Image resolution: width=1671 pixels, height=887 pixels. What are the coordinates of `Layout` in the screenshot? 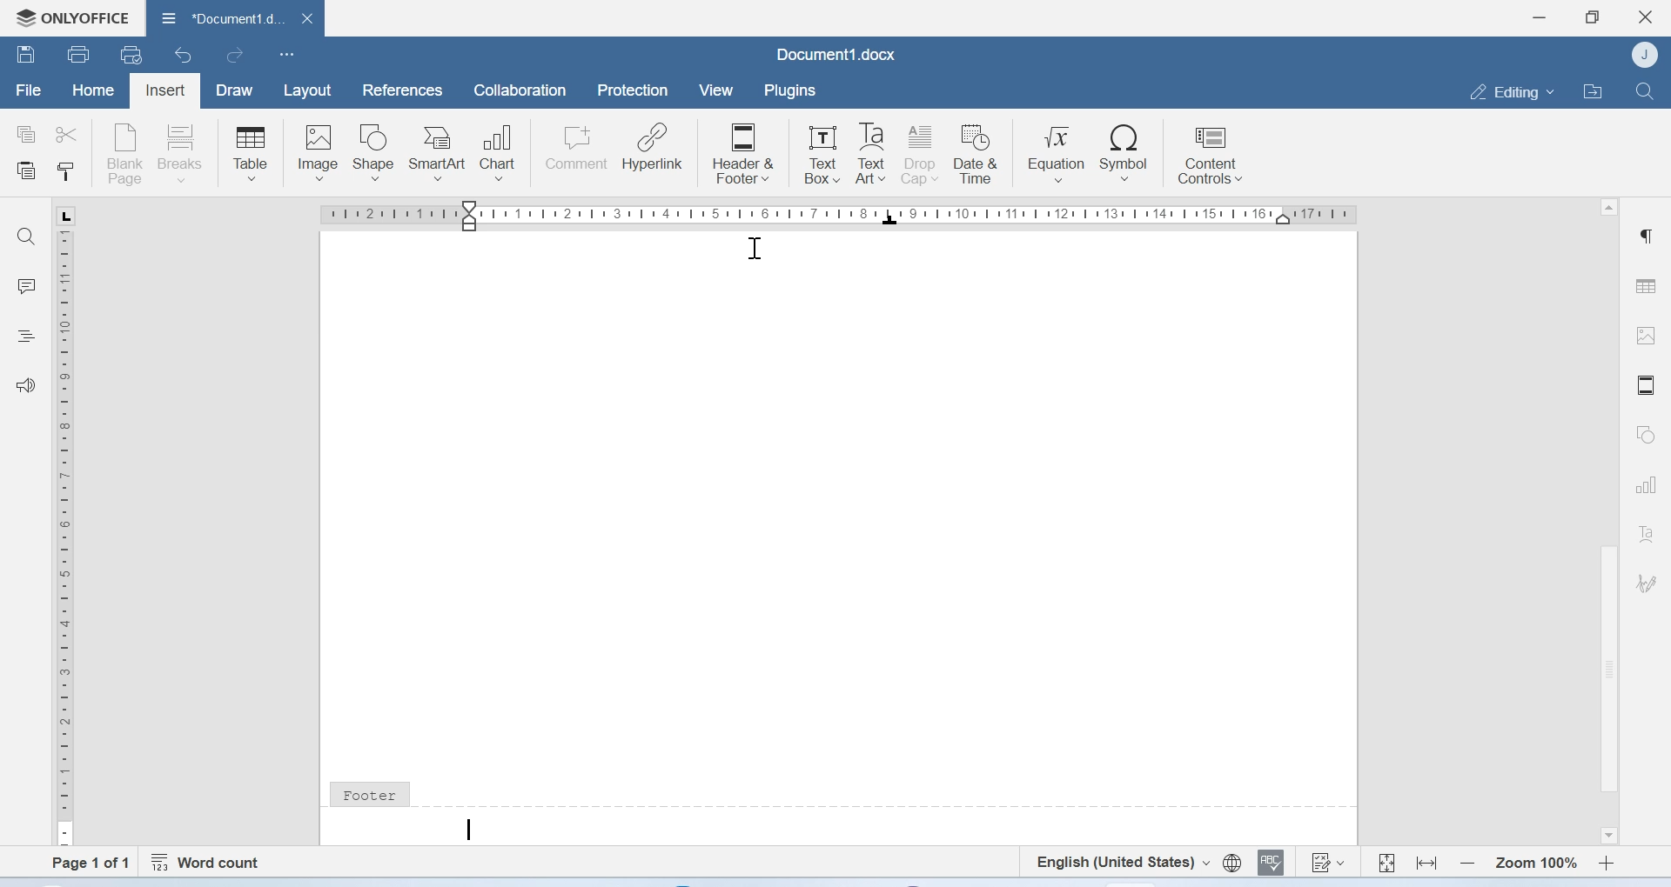 It's located at (308, 90).